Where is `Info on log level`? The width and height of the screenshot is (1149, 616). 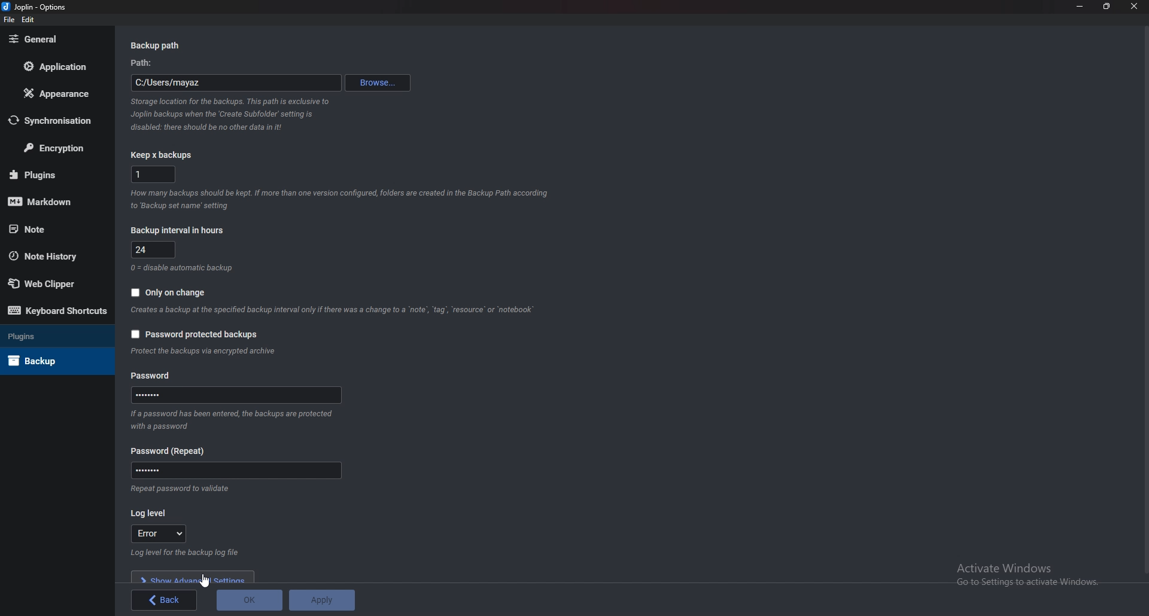 Info on log level is located at coordinates (181, 553).